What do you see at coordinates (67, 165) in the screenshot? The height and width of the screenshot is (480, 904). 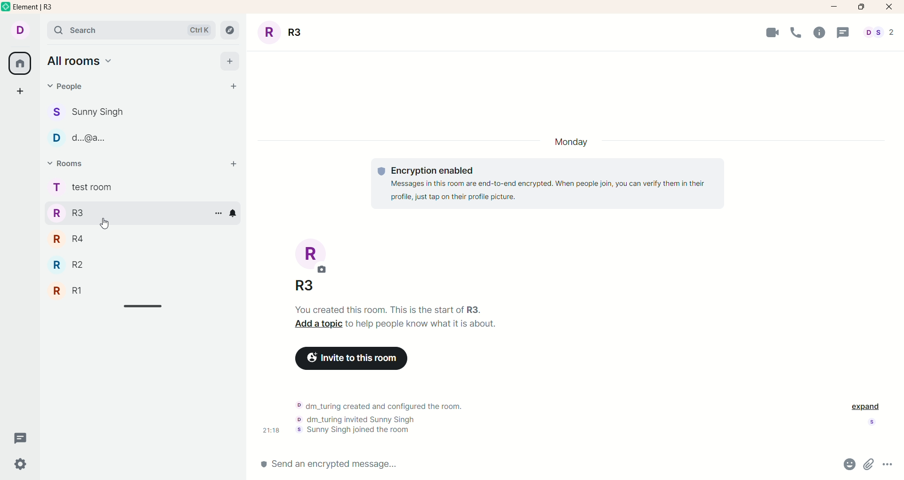 I see `rooms` at bounding box center [67, 165].